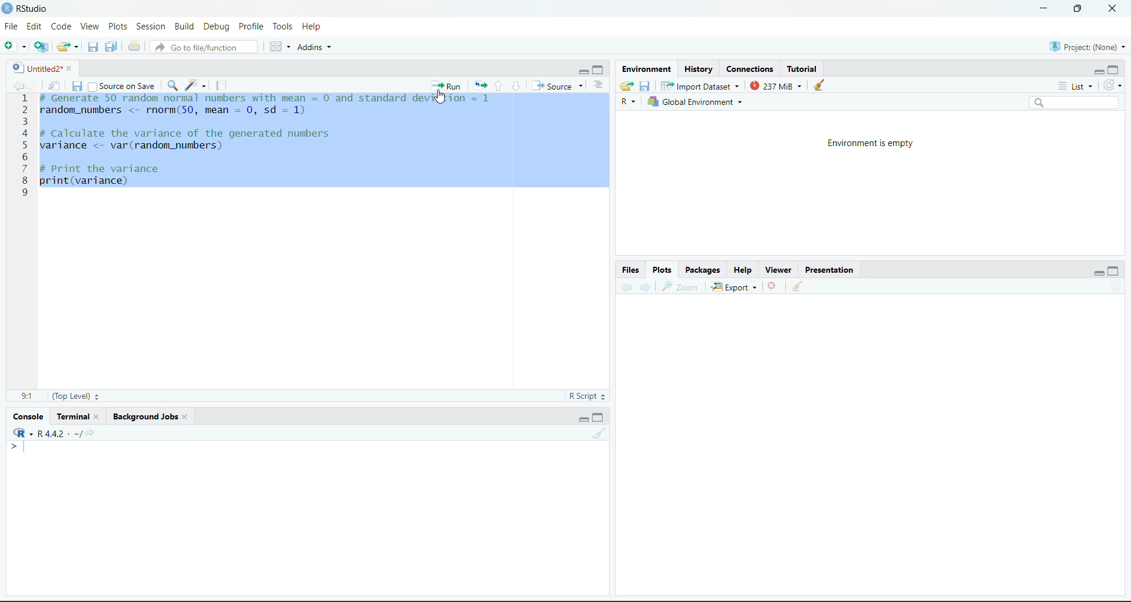 Image resolution: width=1131 pixels, height=602 pixels. Describe the element at coordinates (122, 85) in the screenshot. I see `Source on Save` at that location.